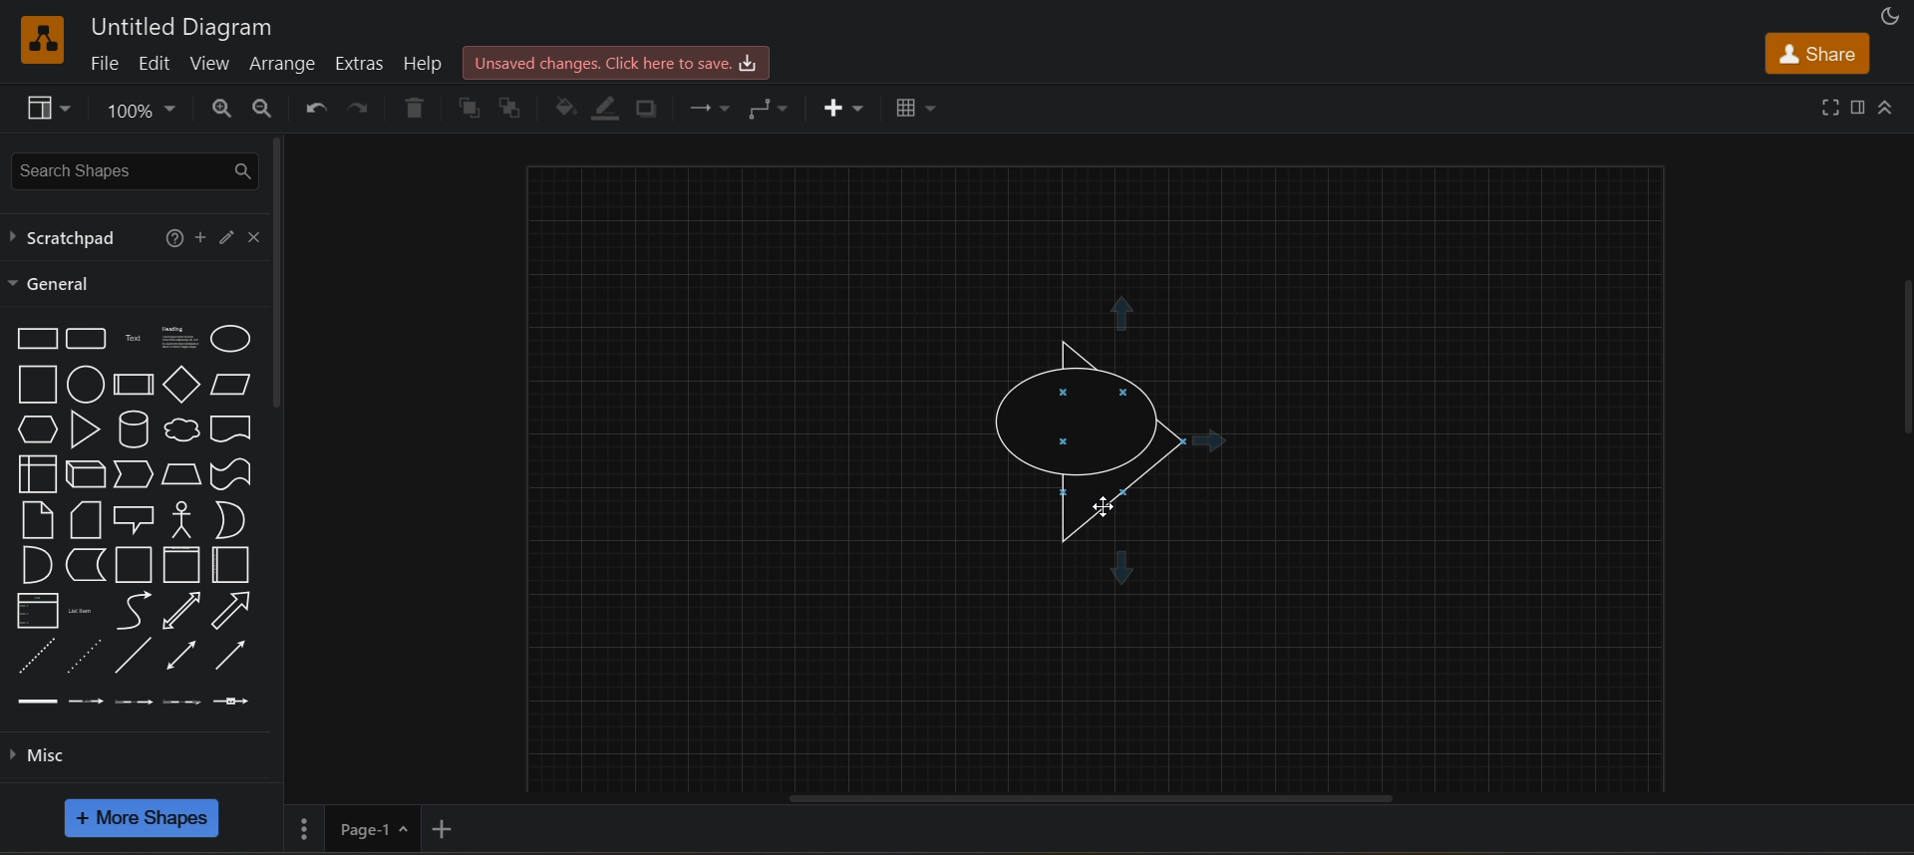 The image size is (1914, 855). I want to click on rectangle, so click(38, 339).